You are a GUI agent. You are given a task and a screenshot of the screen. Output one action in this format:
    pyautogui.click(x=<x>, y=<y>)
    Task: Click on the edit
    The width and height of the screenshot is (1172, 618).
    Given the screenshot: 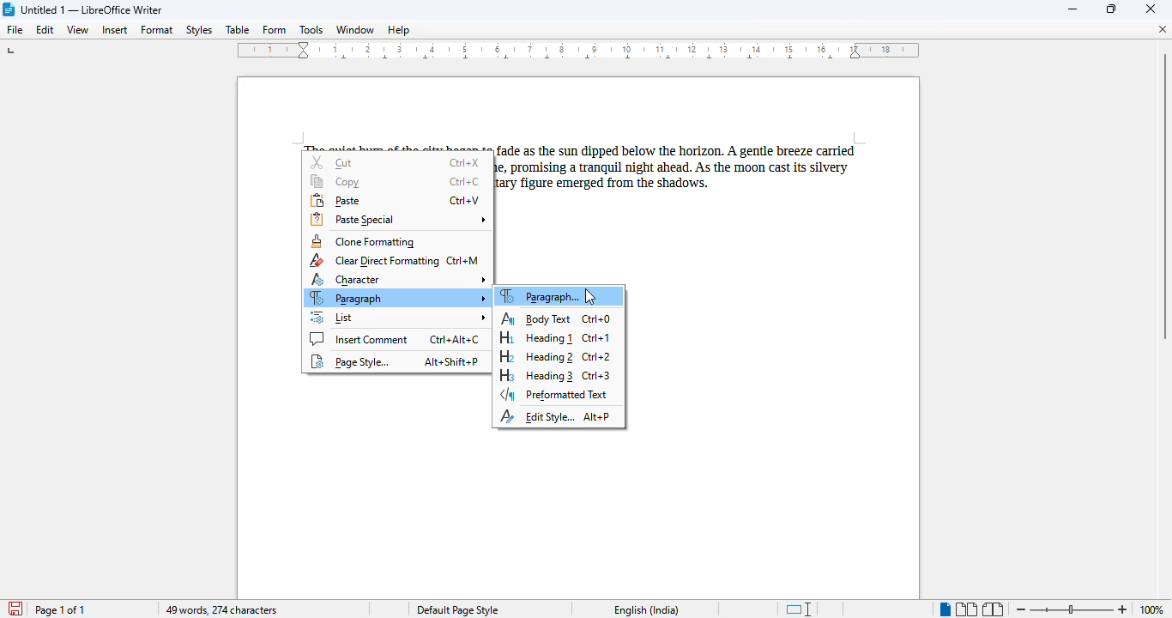 What is the action you would take?
    pyautogui.click(x=45, y=29)
    